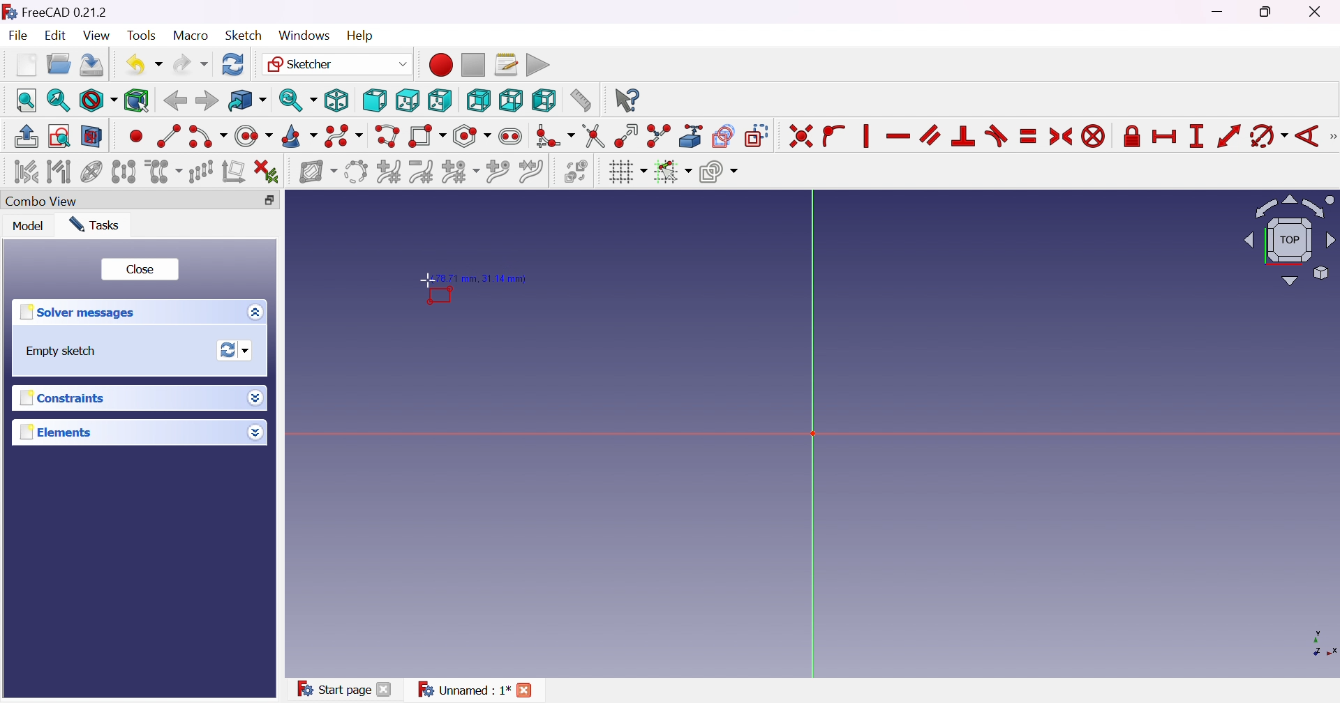 The width and height of the screenshot is (1340, 703). I want to click on Viewing angle, so click(1286, 239).